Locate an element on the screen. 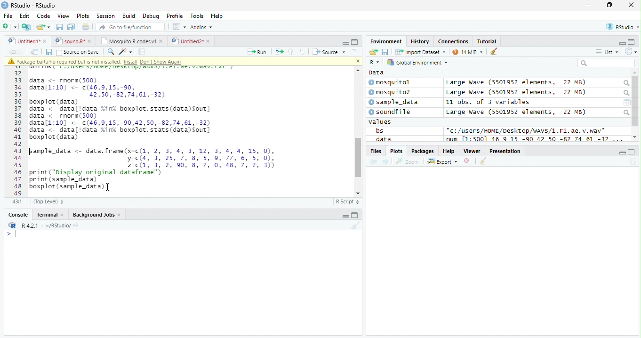 This screenshot has height=338, width=641. Show in new window is located at coordinates (35, 52).